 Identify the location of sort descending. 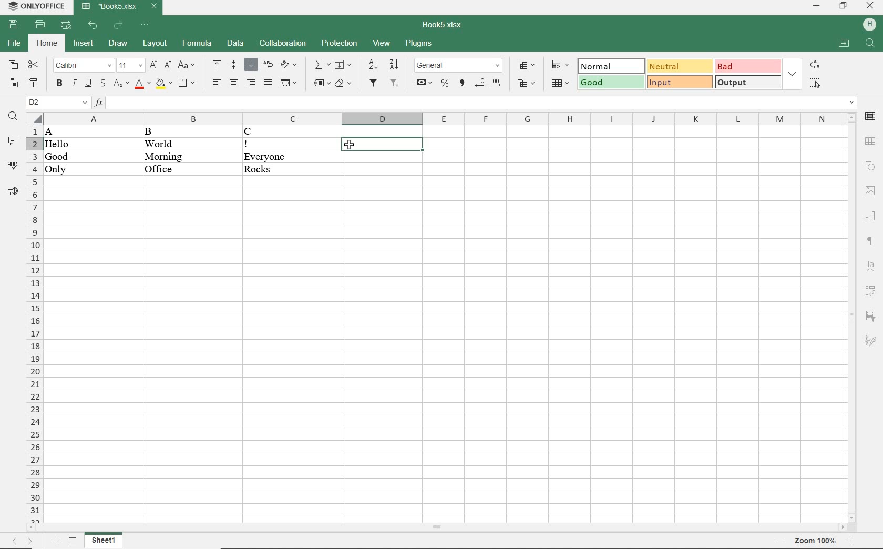
(395, 66).